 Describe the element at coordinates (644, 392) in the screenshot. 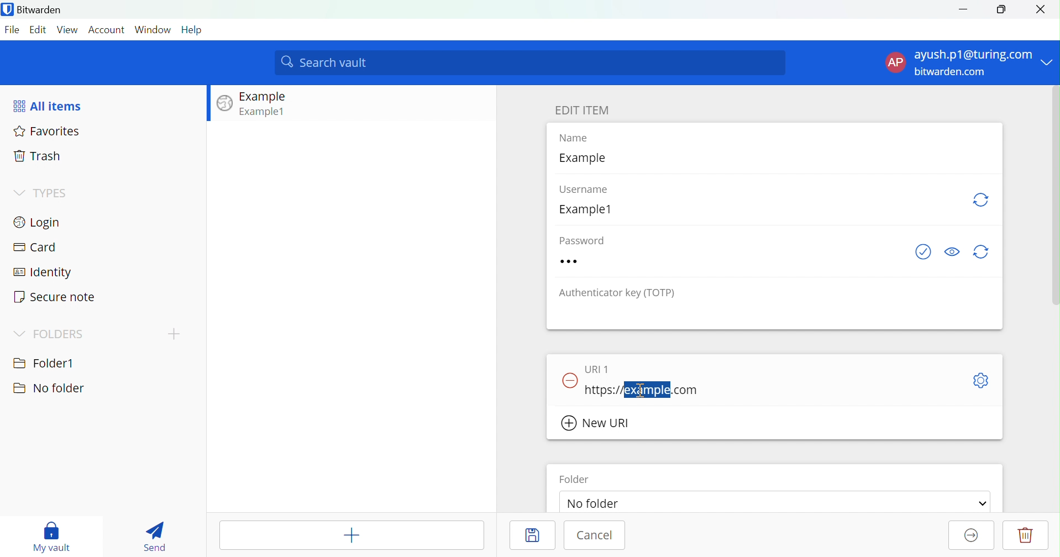

I see `https://example.com` at that location.